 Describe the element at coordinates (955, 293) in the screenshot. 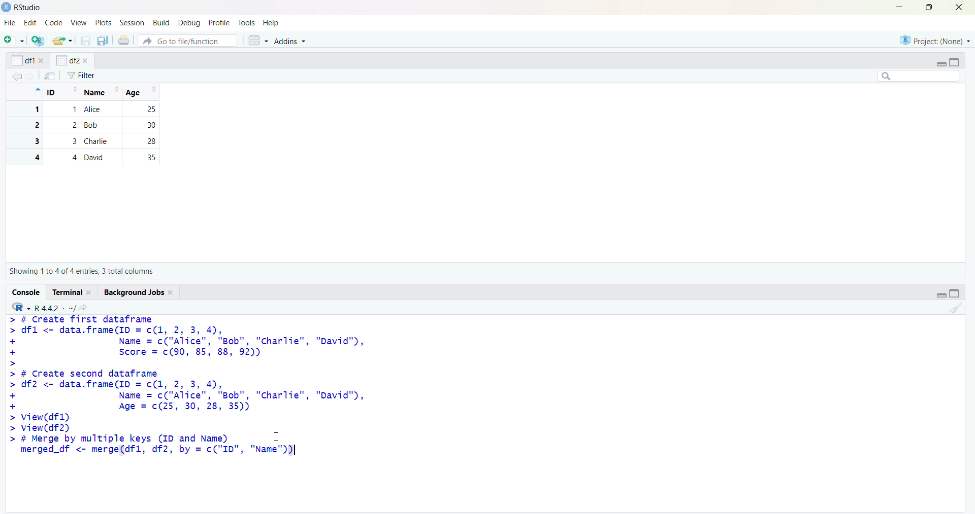

I see `toggle full view` at that location.